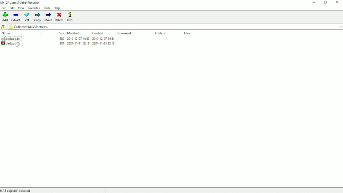  Describe the element at coordinates (98, 33) in the screenshot. I see `Created` at that location.